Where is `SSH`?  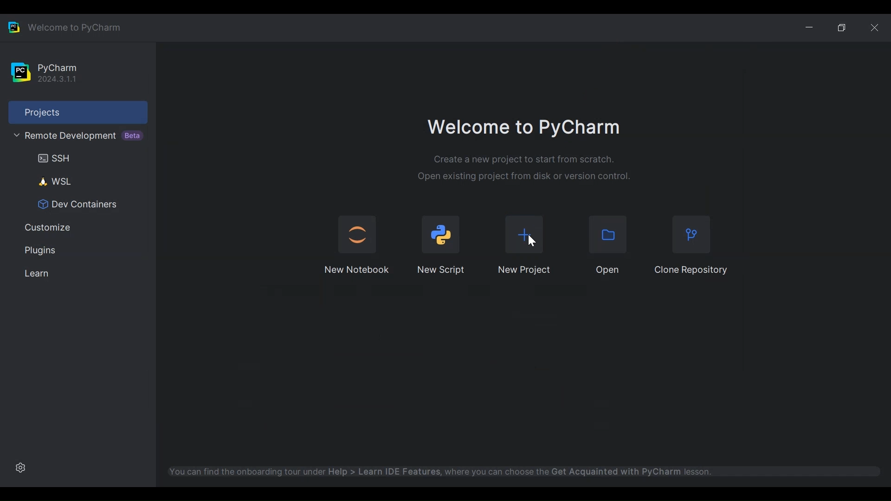
SSH is located at coordinates (51, 158).